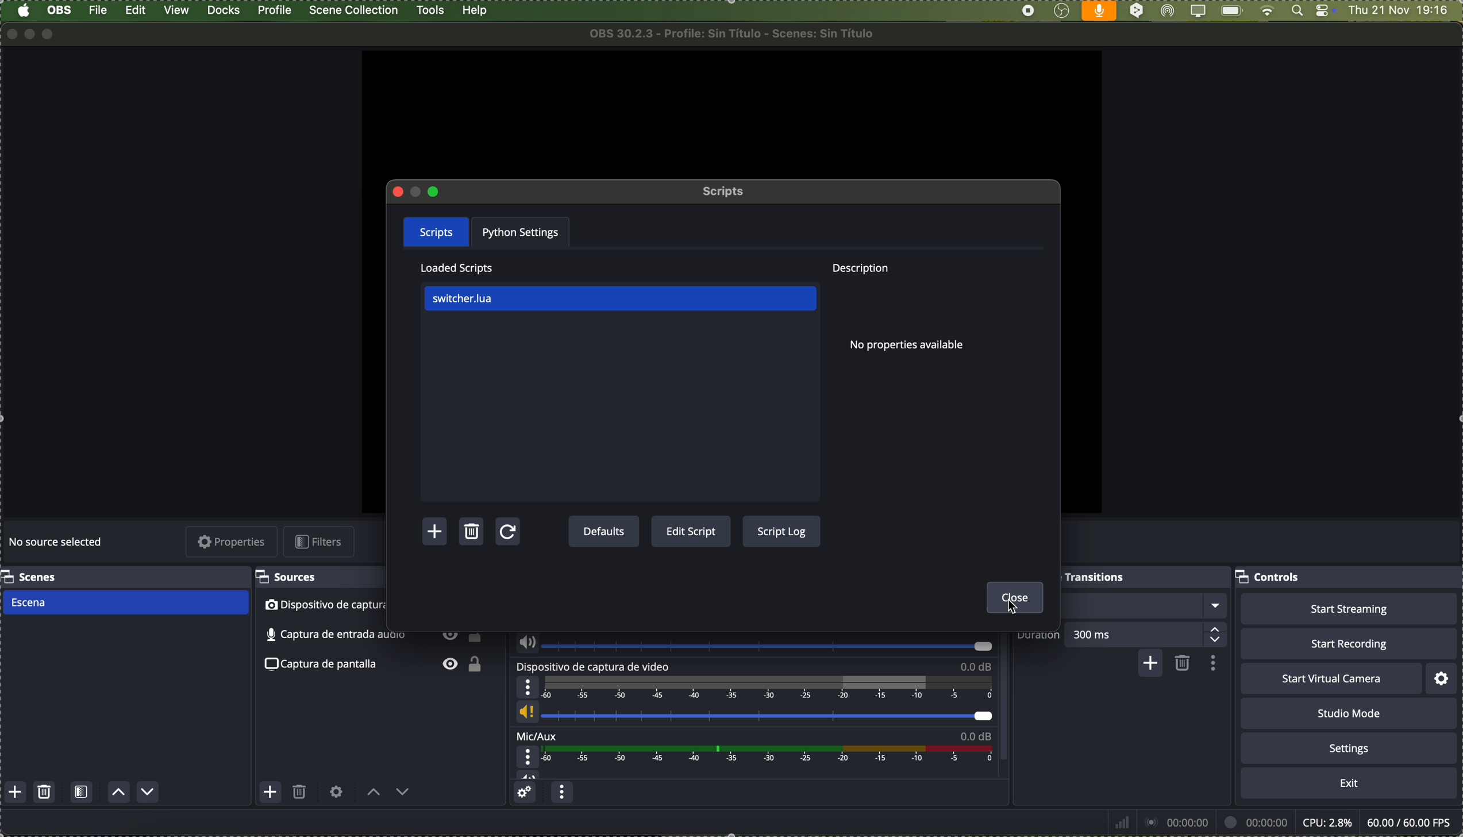  I want to click on add source, so click(270, 792).